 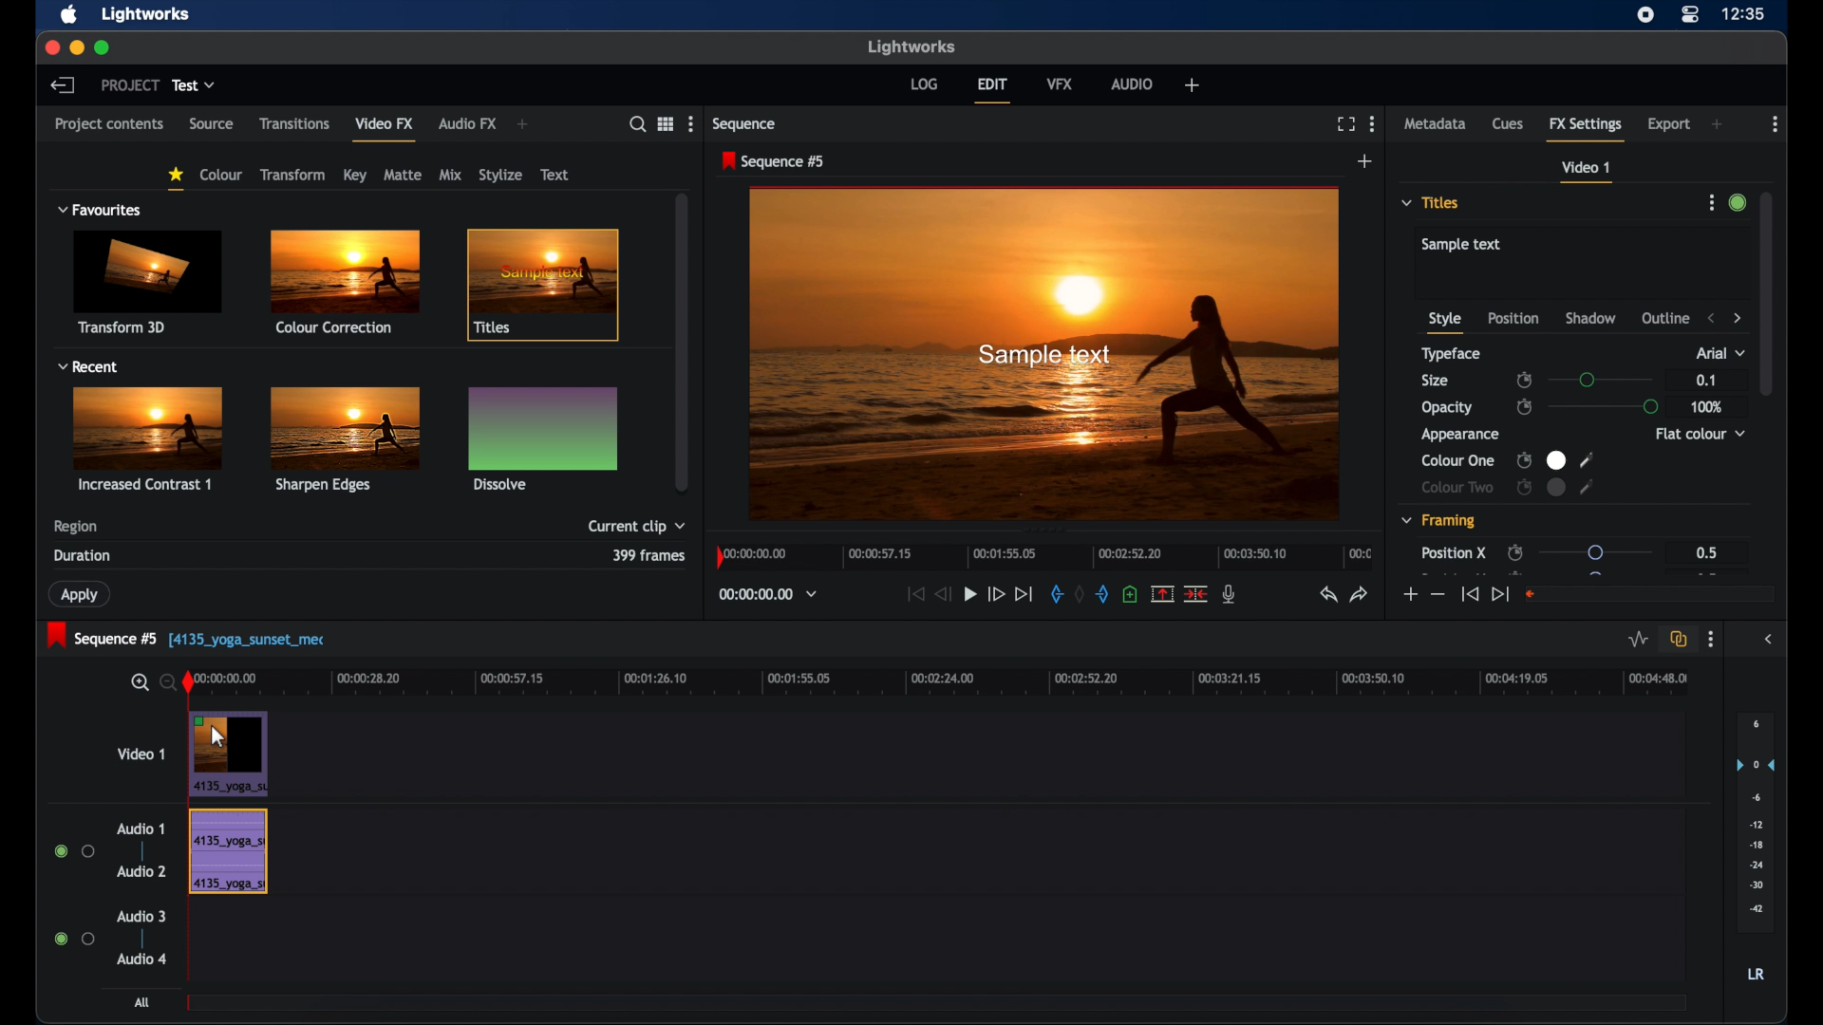 I want to click on delete cut, so click(x=1197, y=593).